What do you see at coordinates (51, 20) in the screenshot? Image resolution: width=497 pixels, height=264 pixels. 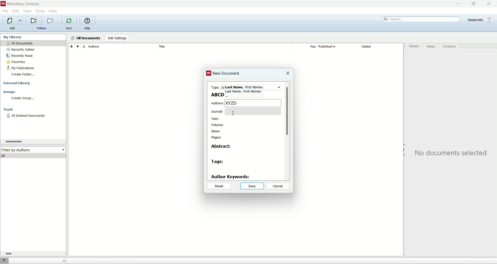 I see `remove current folder` at bounding box center [51, 20].